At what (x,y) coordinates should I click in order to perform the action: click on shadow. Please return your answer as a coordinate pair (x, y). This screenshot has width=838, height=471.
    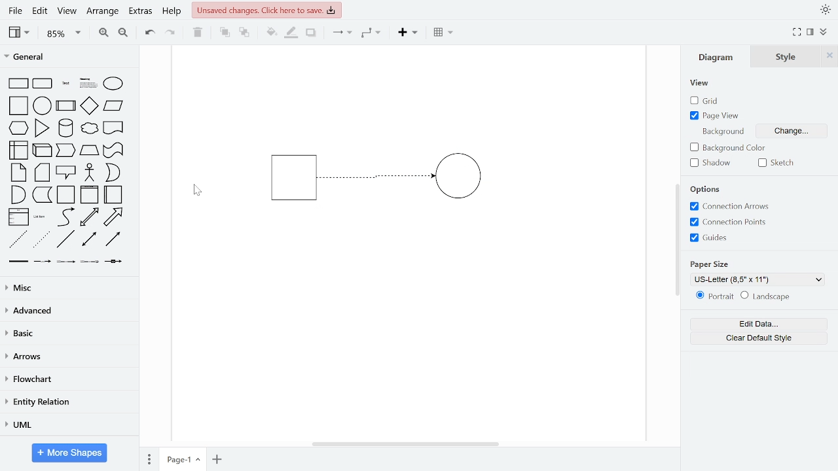
    Looking at the image, I should click on (312, 33).